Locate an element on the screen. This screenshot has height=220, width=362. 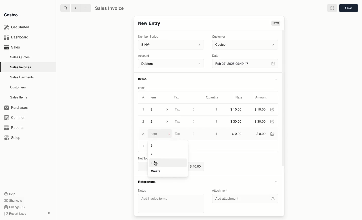
Edit is located at coordinates (273, 122).